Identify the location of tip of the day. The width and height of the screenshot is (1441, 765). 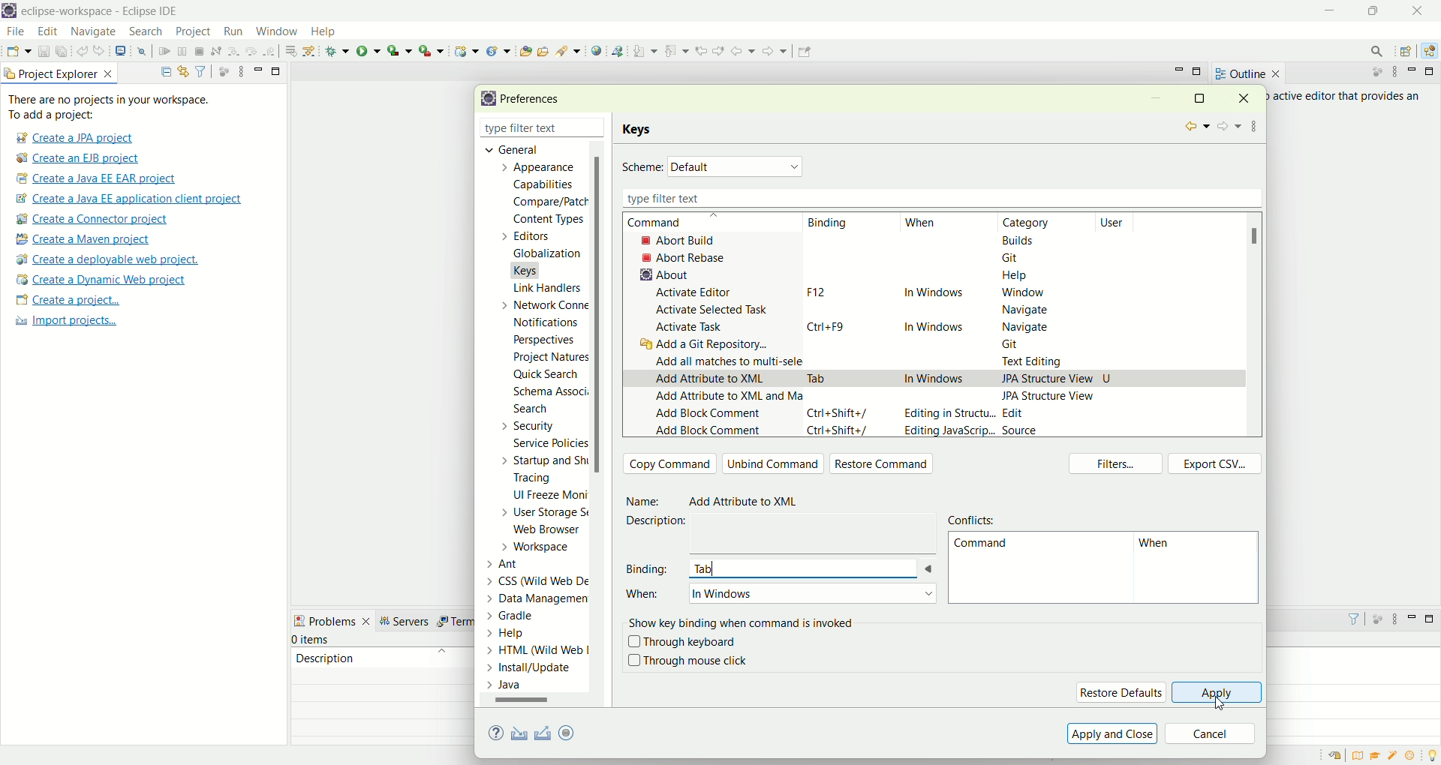
(1432, 754).